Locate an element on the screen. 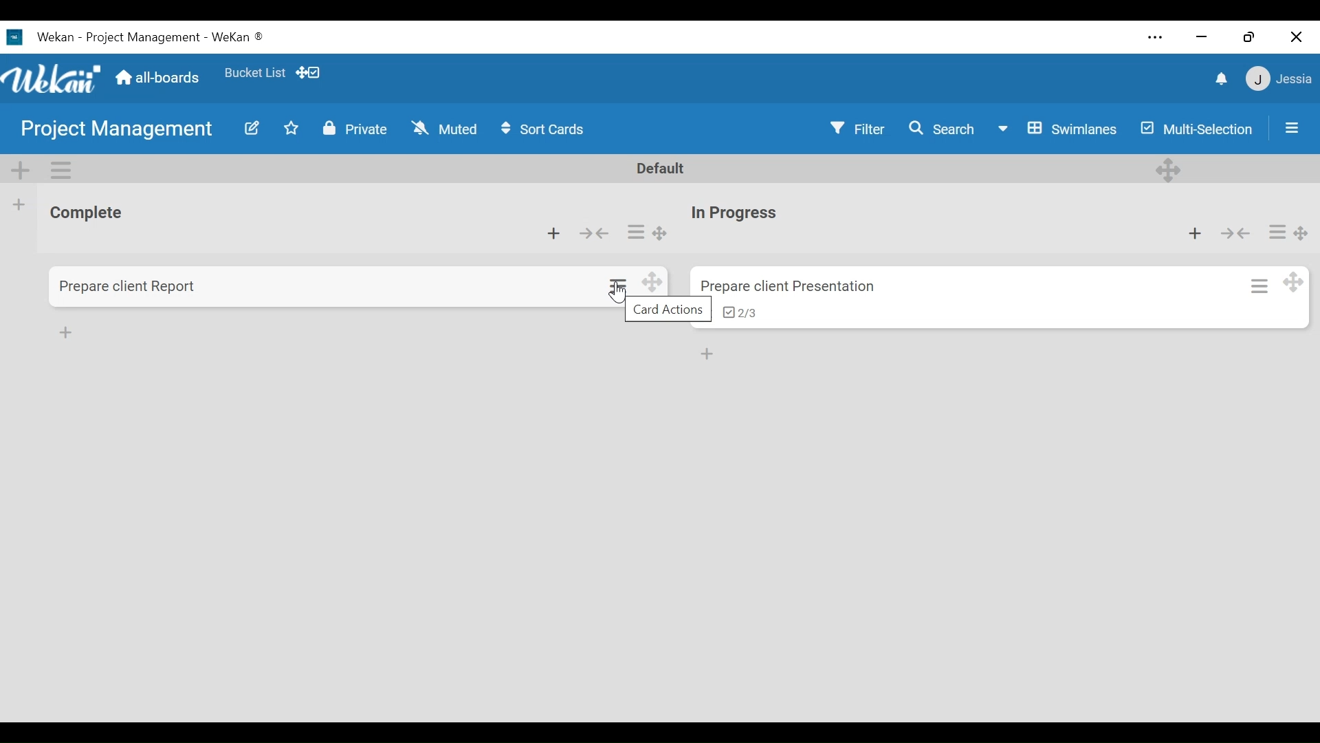 The height and width of the screenshot is (743, 1320). Cursor is located at coordinates (620, 292).